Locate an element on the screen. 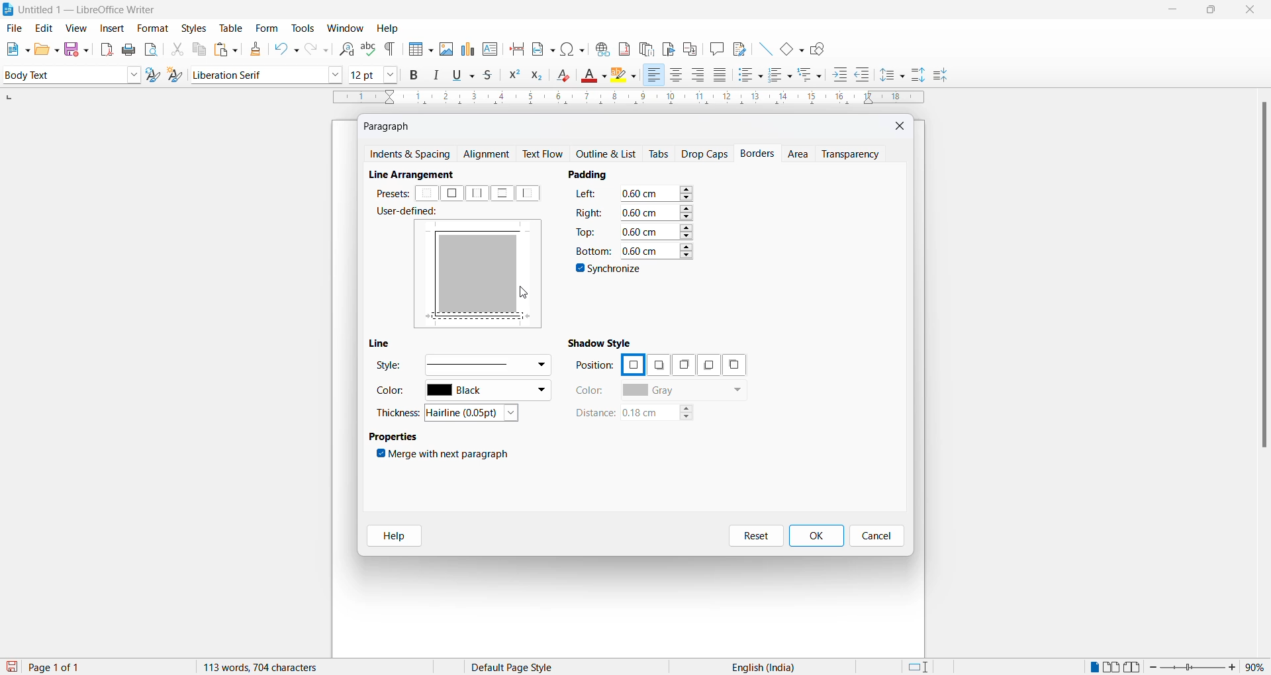 Image resolution: width=1271 pixels, height=675 pixels. text language is located at coordinates (758, 667).